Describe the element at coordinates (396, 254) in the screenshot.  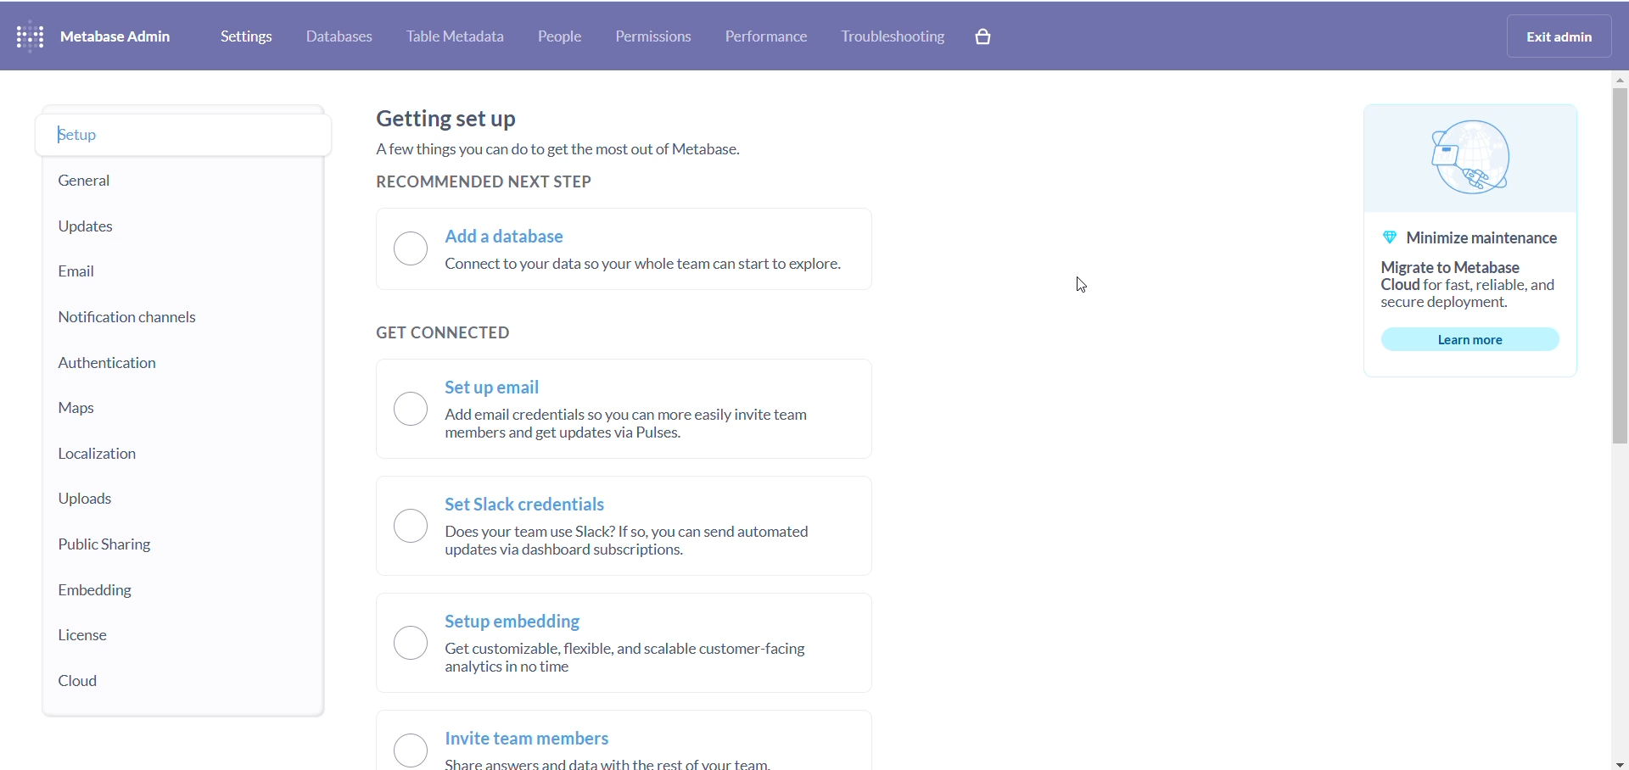
I see `add database radio button` at that location.